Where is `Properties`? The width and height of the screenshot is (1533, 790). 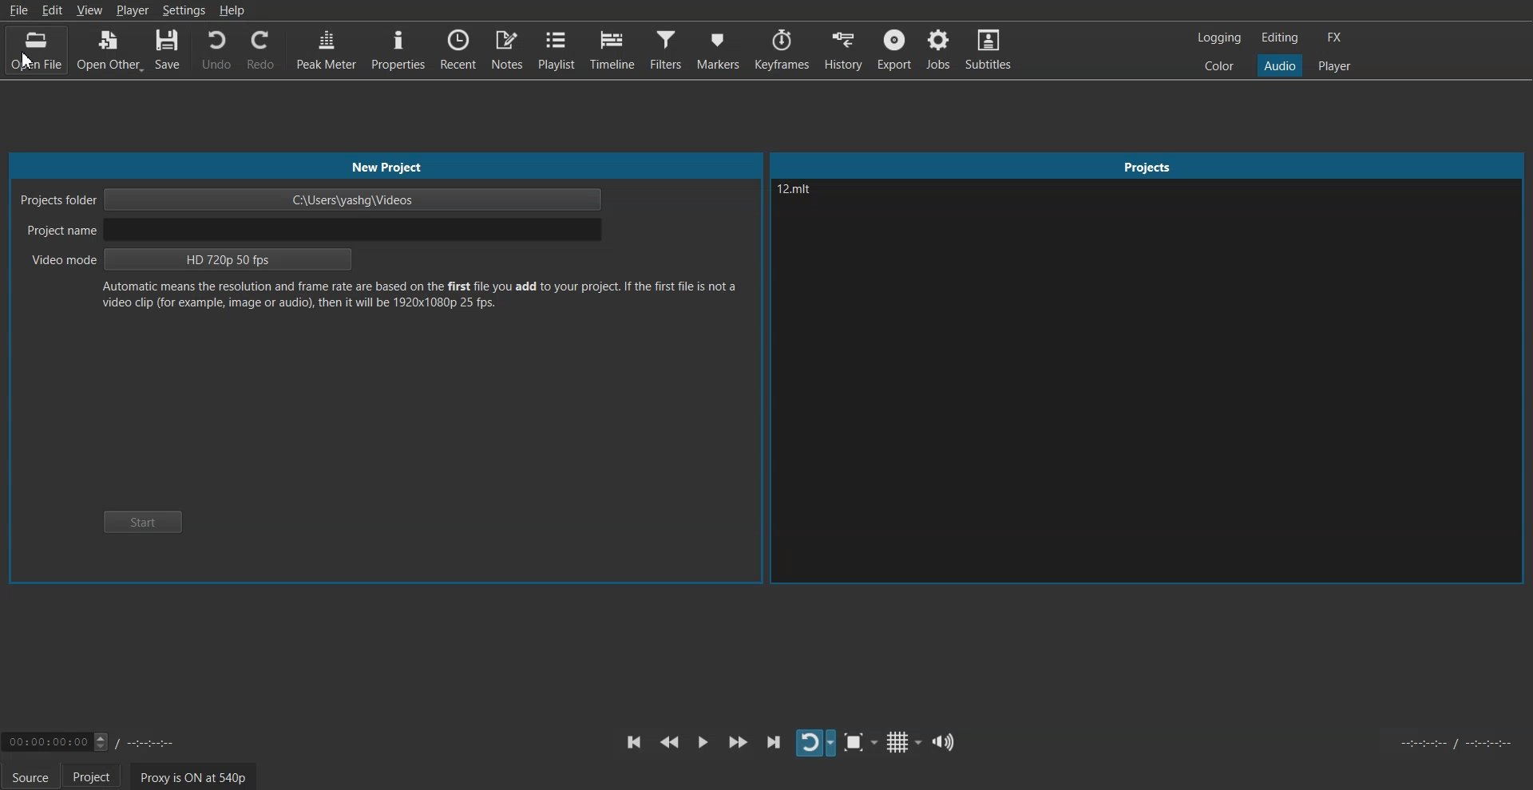
Properties is located at coordinates (398, 49).